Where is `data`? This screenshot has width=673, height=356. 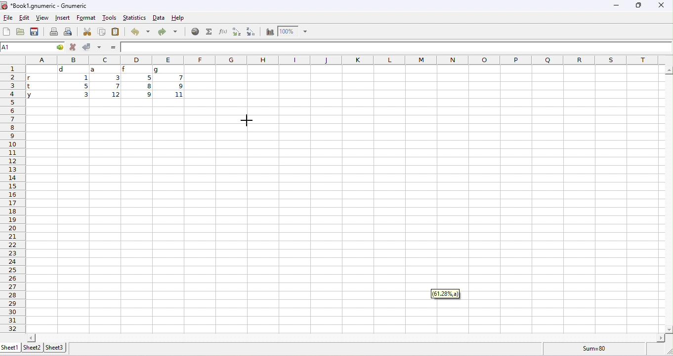
data is located at coordinates (158, 18).